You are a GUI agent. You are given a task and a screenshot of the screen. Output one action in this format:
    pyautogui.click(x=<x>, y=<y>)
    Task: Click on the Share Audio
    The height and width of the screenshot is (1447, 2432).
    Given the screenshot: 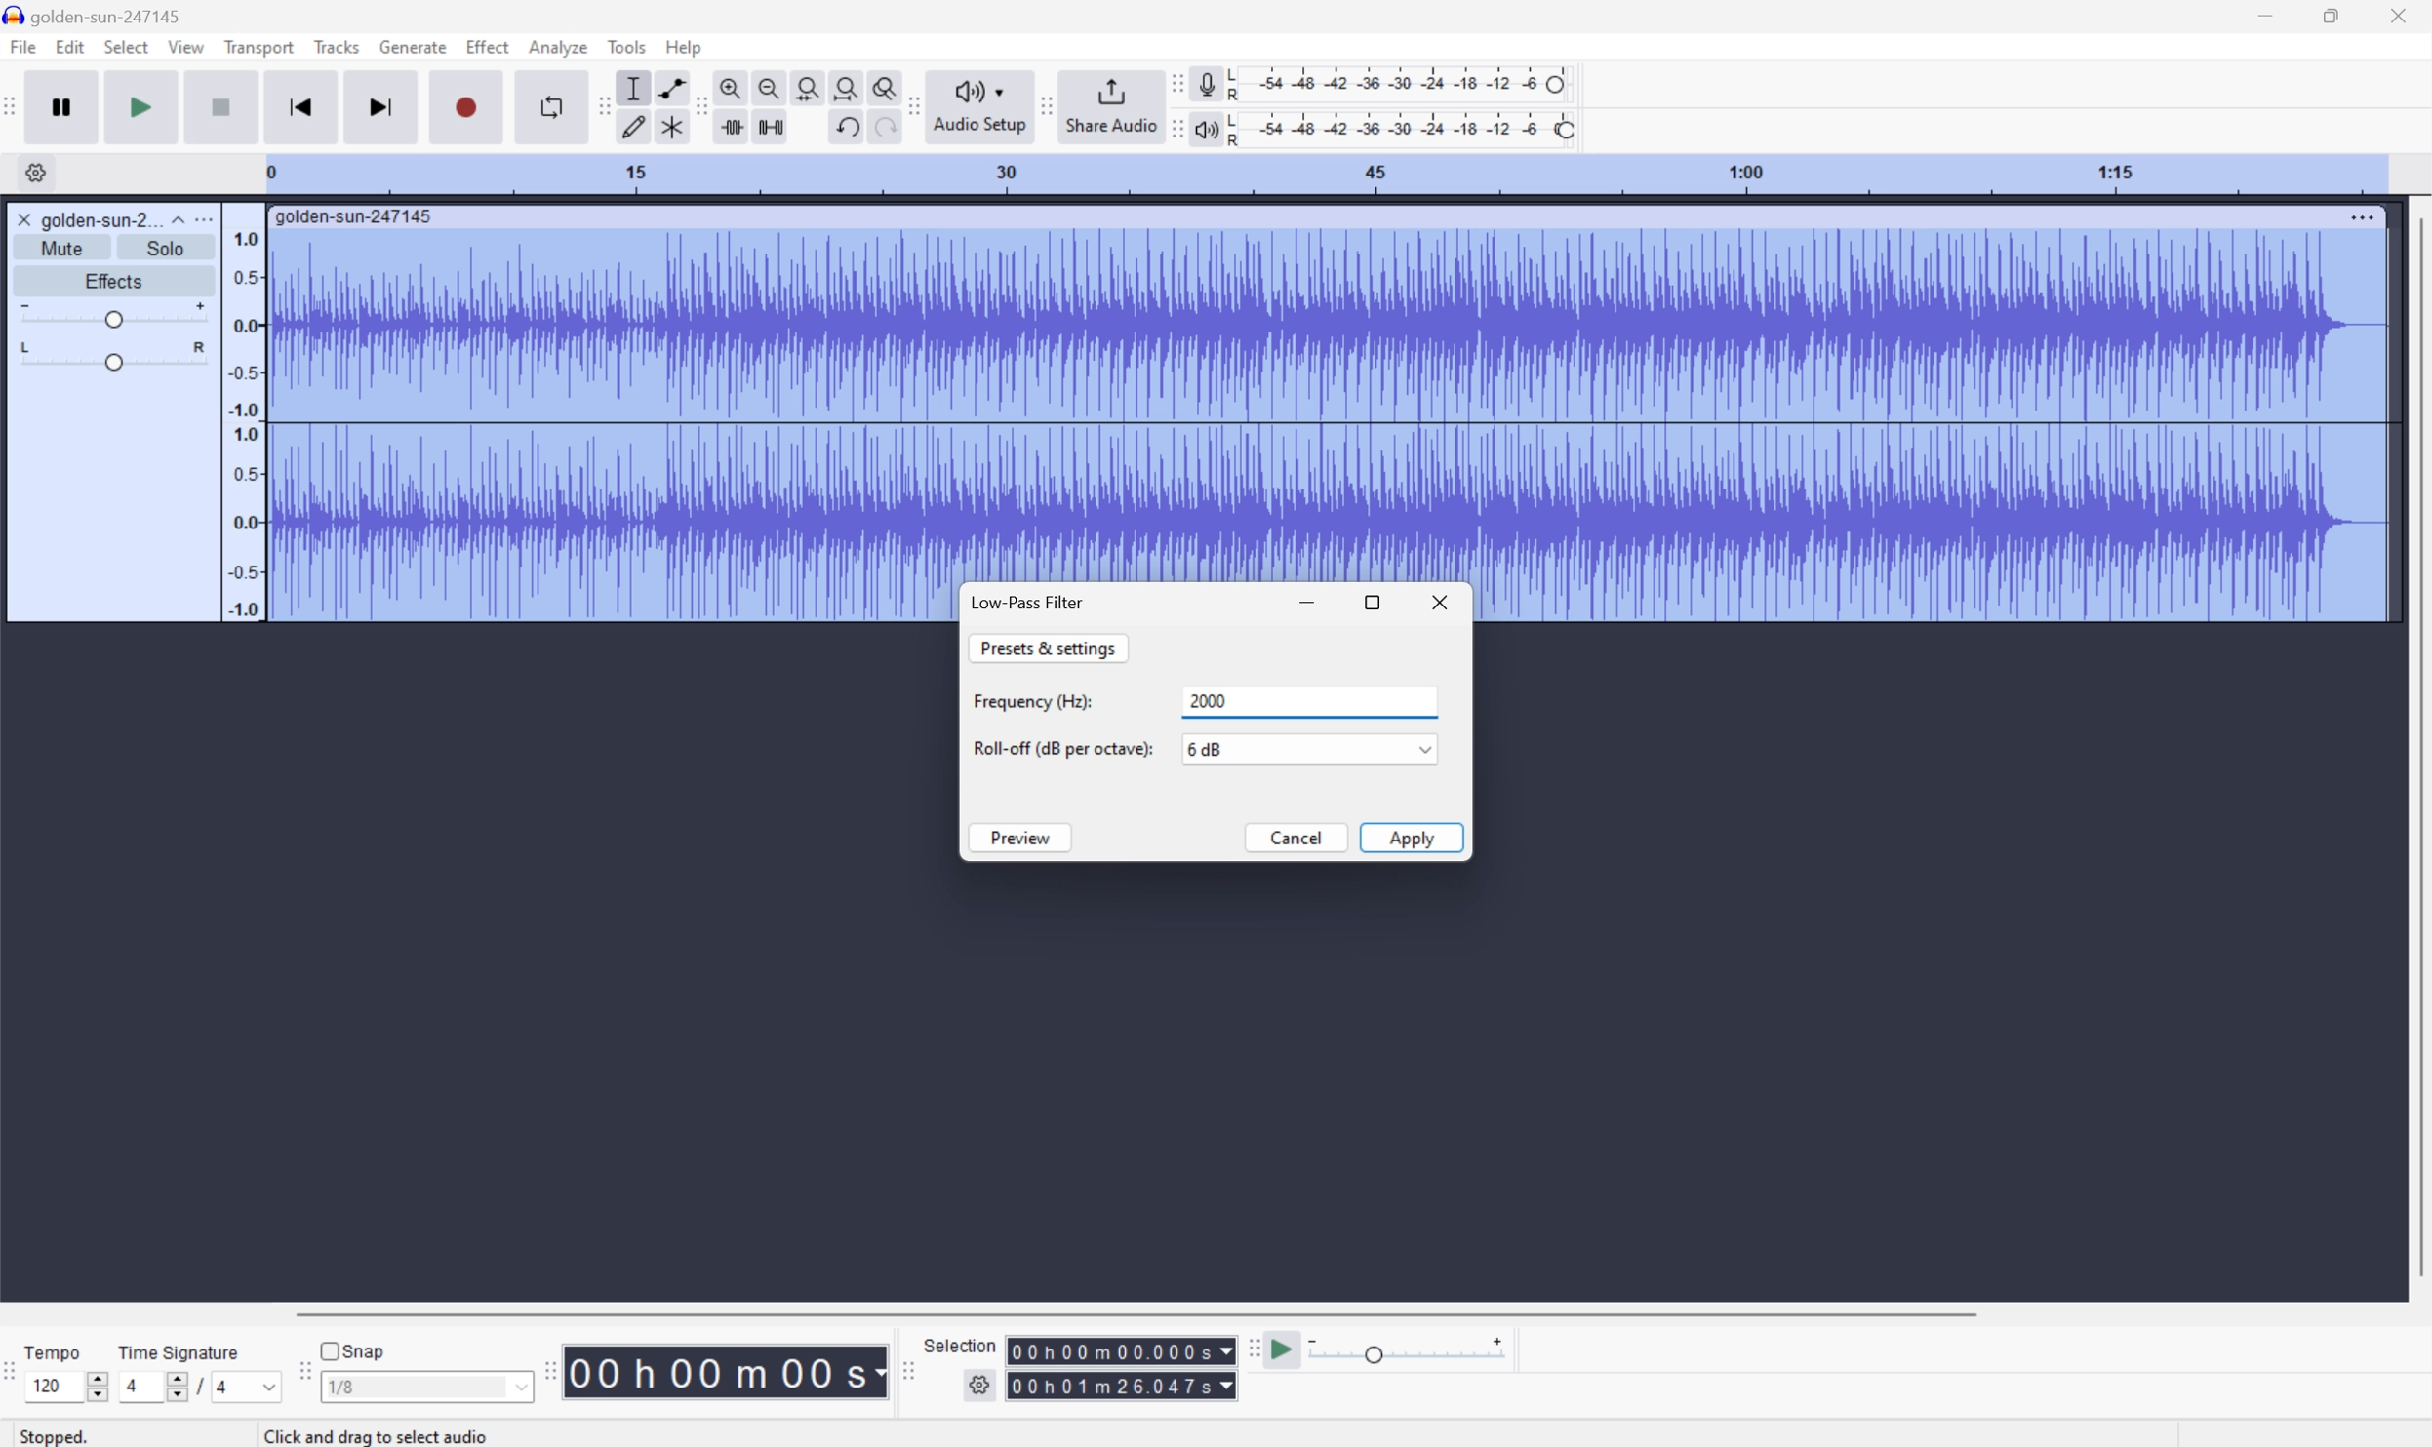 What is the action you would take?
    pyautogui.click(x=1110, y=104)
    